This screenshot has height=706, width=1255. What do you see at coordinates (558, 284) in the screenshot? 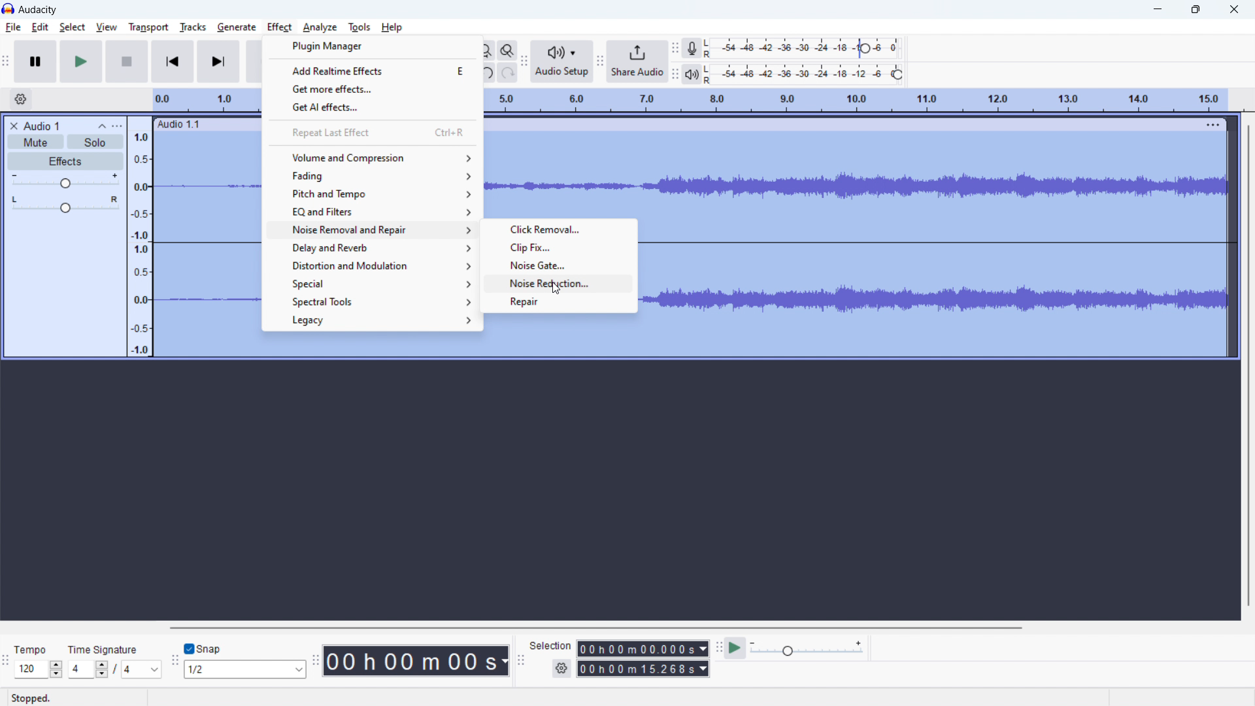
I see `` at bounding box center [558, 284].